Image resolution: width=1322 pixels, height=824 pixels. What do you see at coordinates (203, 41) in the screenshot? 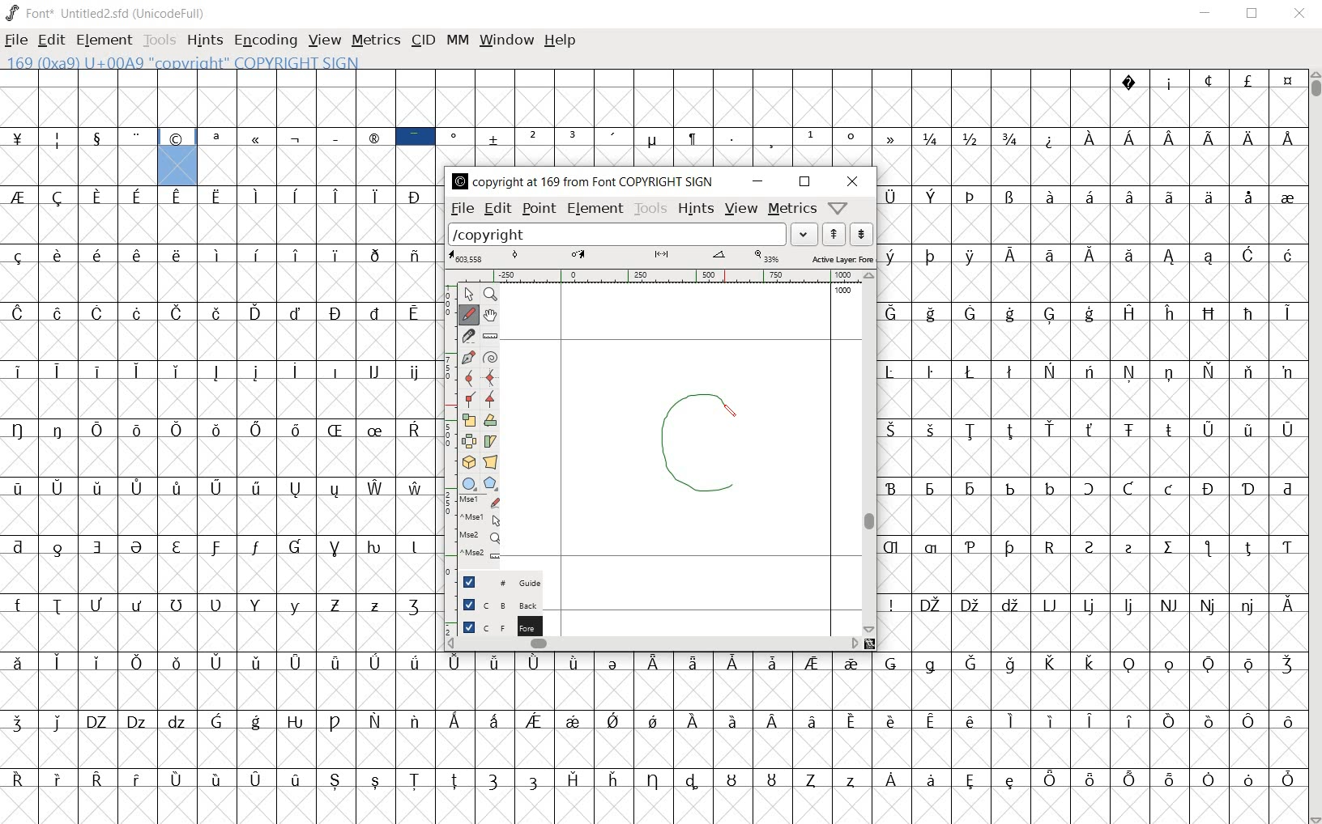
I see `hints` at bounding box center [203, 41].